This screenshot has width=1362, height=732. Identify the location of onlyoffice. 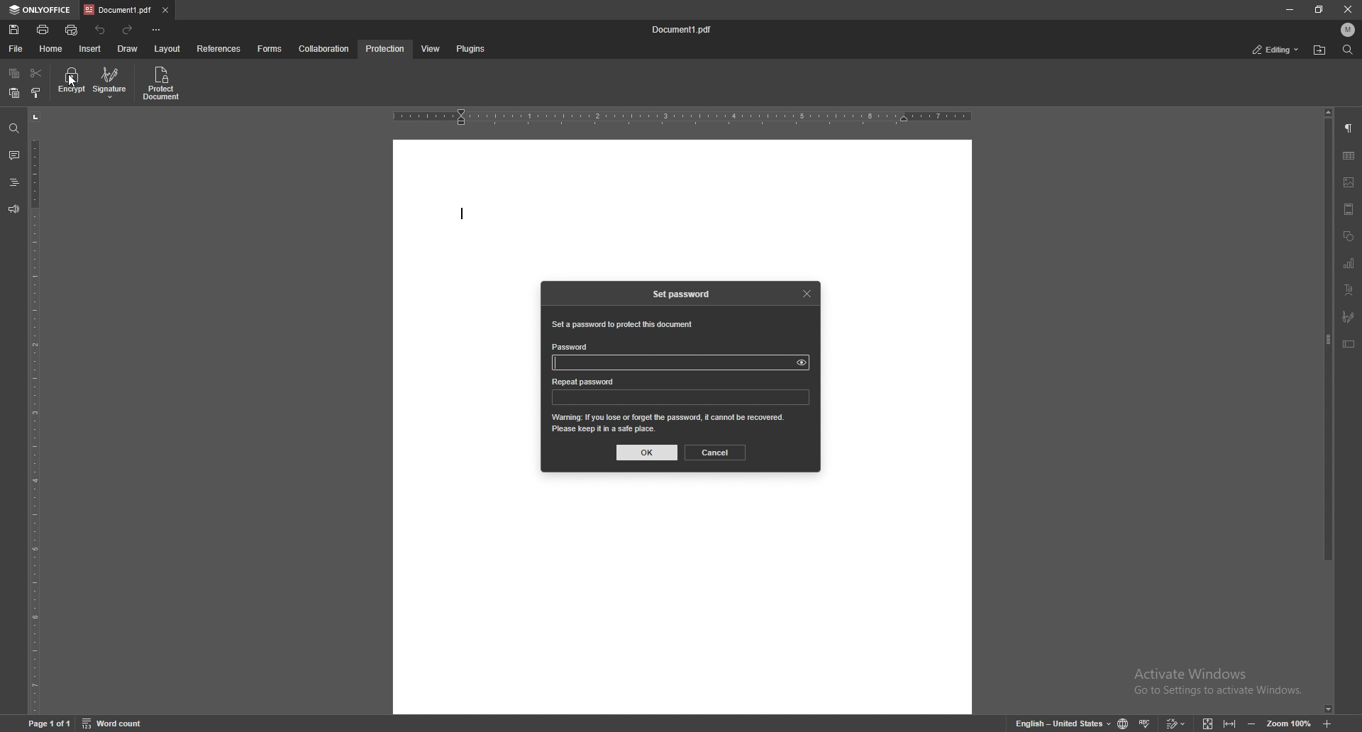
(39, 10).